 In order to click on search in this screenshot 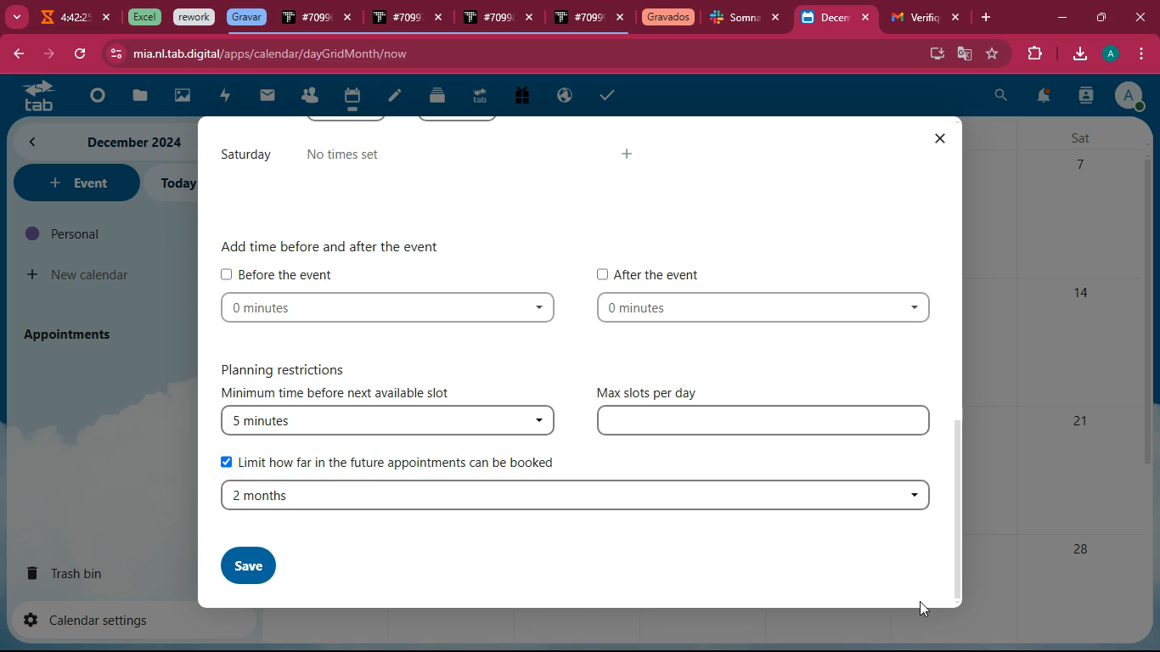, I will do `click(1001, 98)`.